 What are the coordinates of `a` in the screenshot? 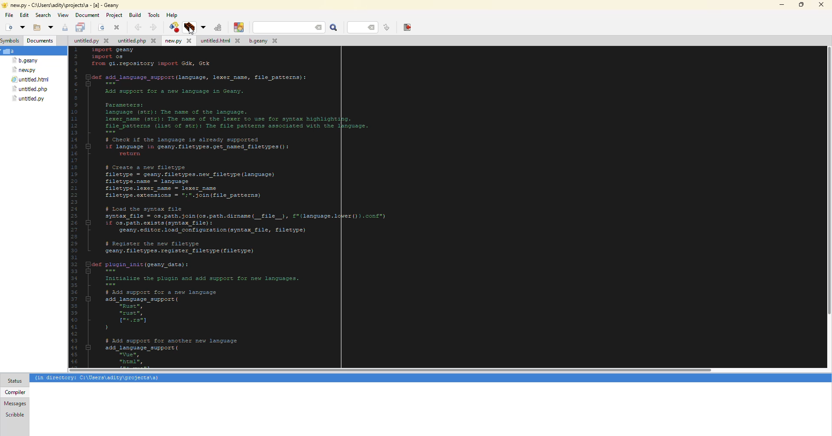 It's located at (11, 51).